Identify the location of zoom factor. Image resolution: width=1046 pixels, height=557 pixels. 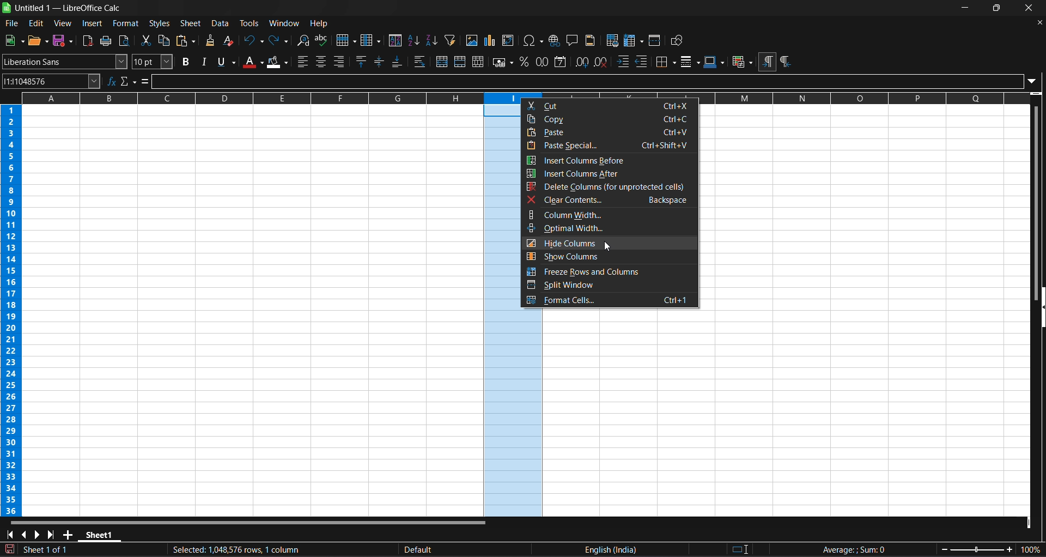
(987, 549).